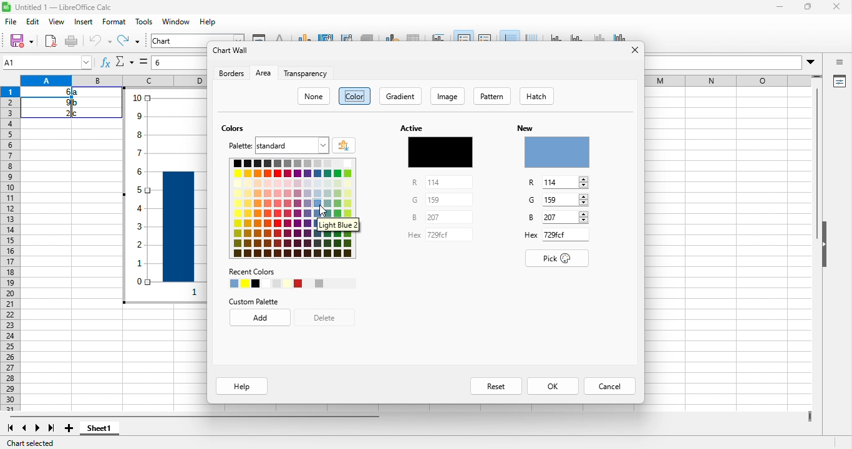 This screenshot has height=449, width=852. Describe the element at coordinates (401, 96) in the screenshot. I see `gradient` at that location.